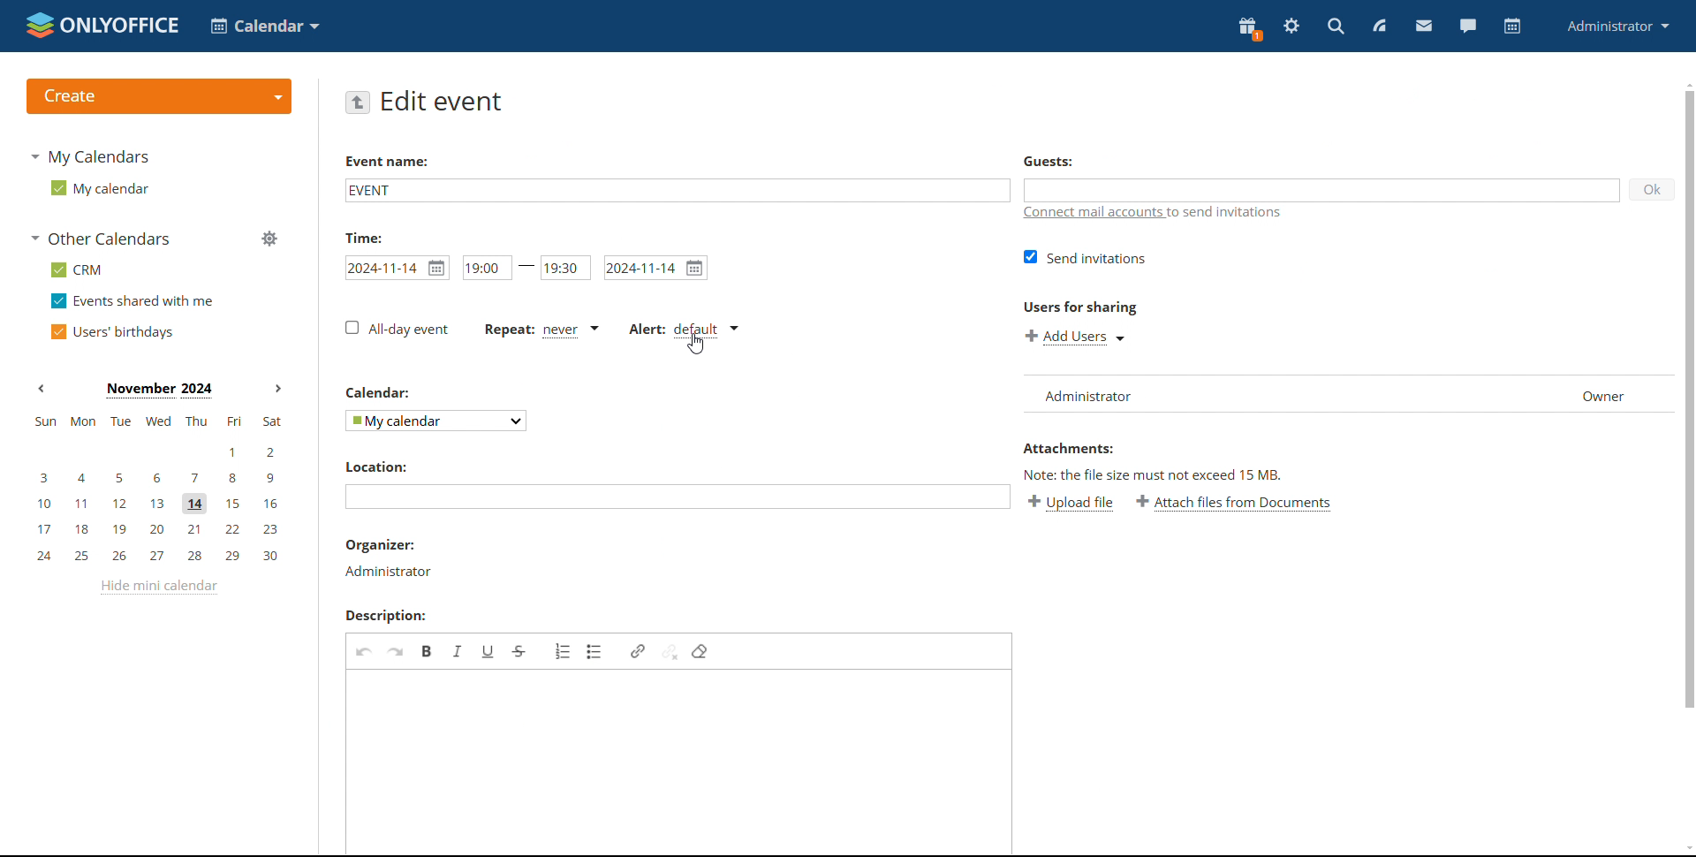 The width and height of the screenshot is (1696, 857). I want to click on next month, so click(277, 387).